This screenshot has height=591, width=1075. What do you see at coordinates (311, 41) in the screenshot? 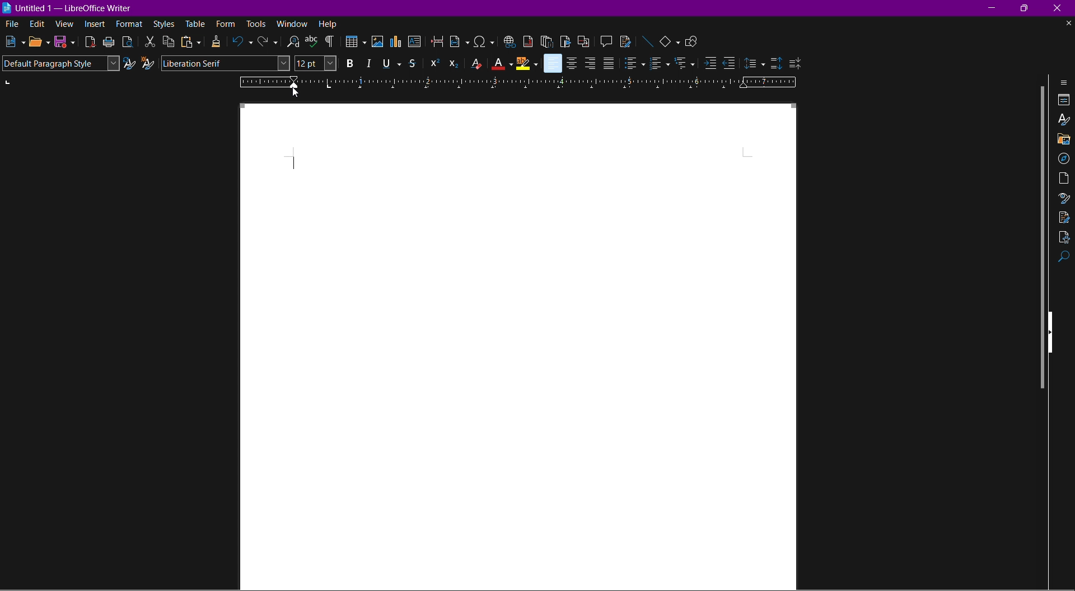
I see `Spellcheck` at bounding box center [311, 41].